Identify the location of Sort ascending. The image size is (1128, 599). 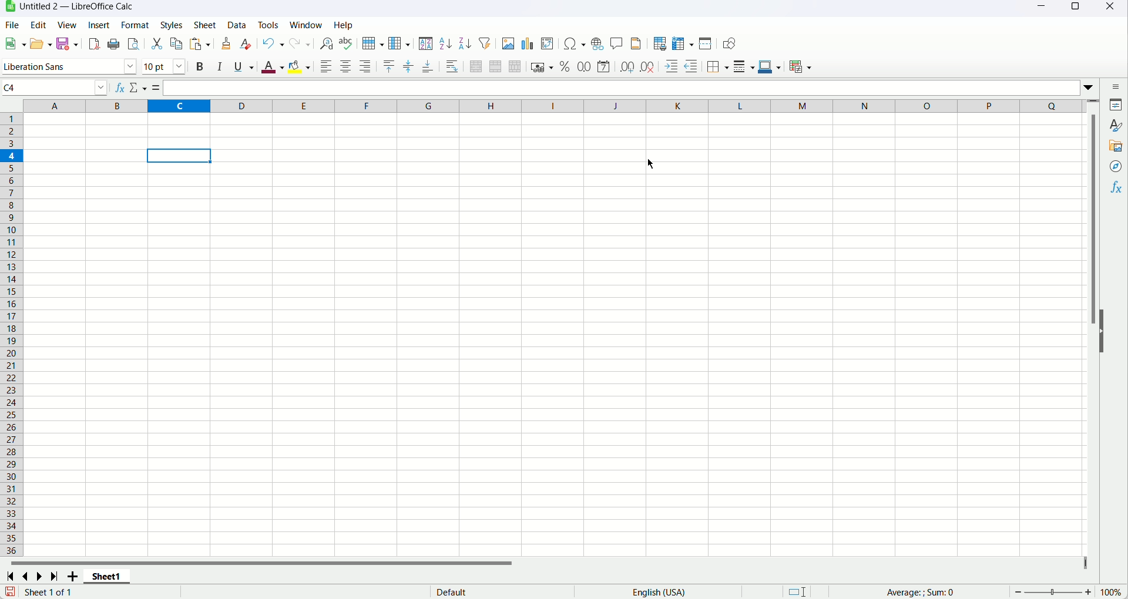
(446, 44).